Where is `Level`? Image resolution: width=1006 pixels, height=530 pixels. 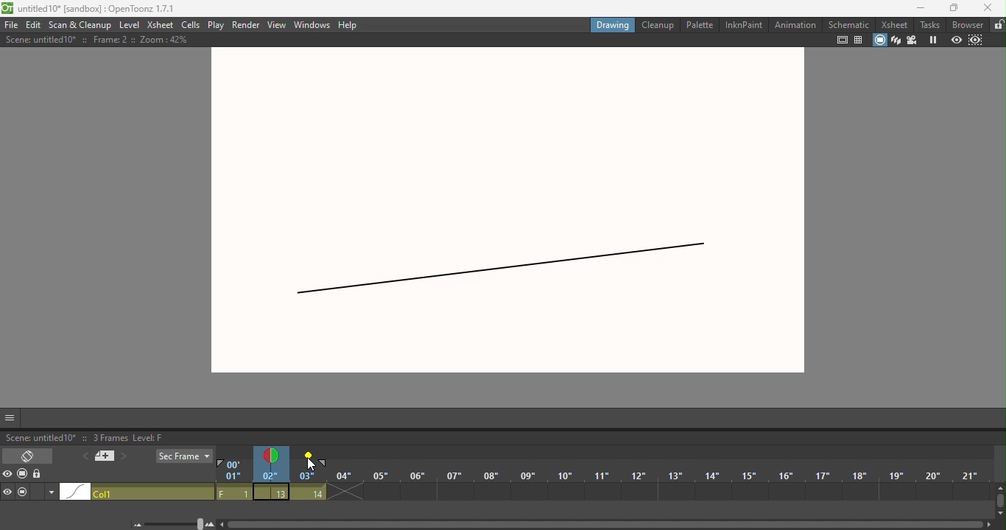 Level is located at coordinates (130, 26).